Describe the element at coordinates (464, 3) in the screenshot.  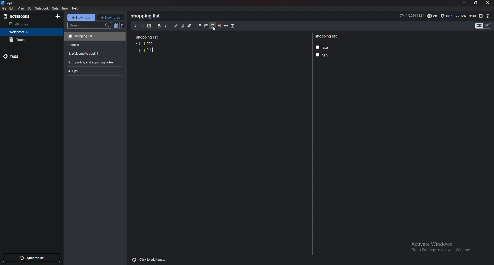
I see `minimize` at that location.